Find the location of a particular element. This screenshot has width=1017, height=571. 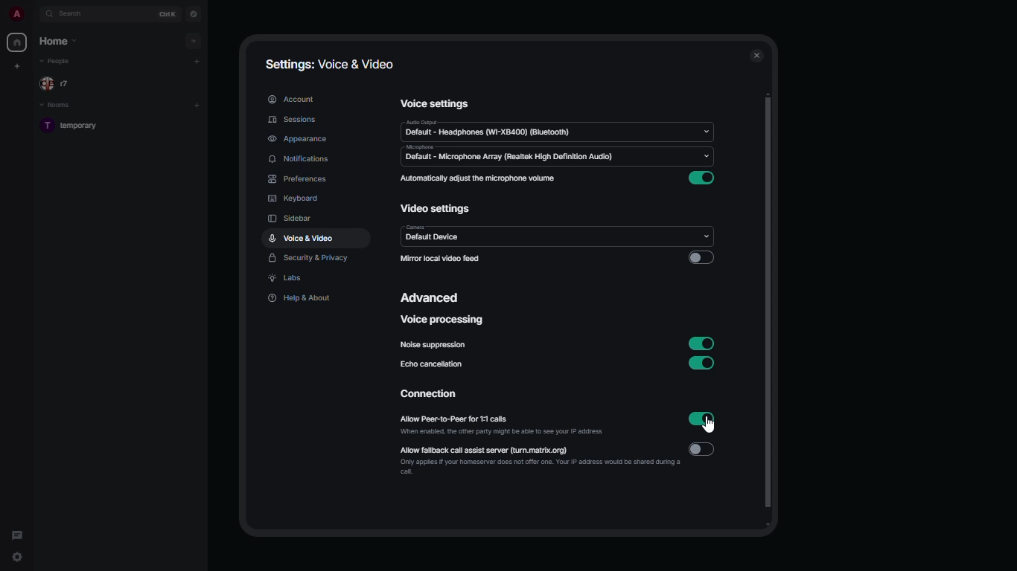

allow peer-to-peer for 1:1 calls is located at coordinates (476, 421).